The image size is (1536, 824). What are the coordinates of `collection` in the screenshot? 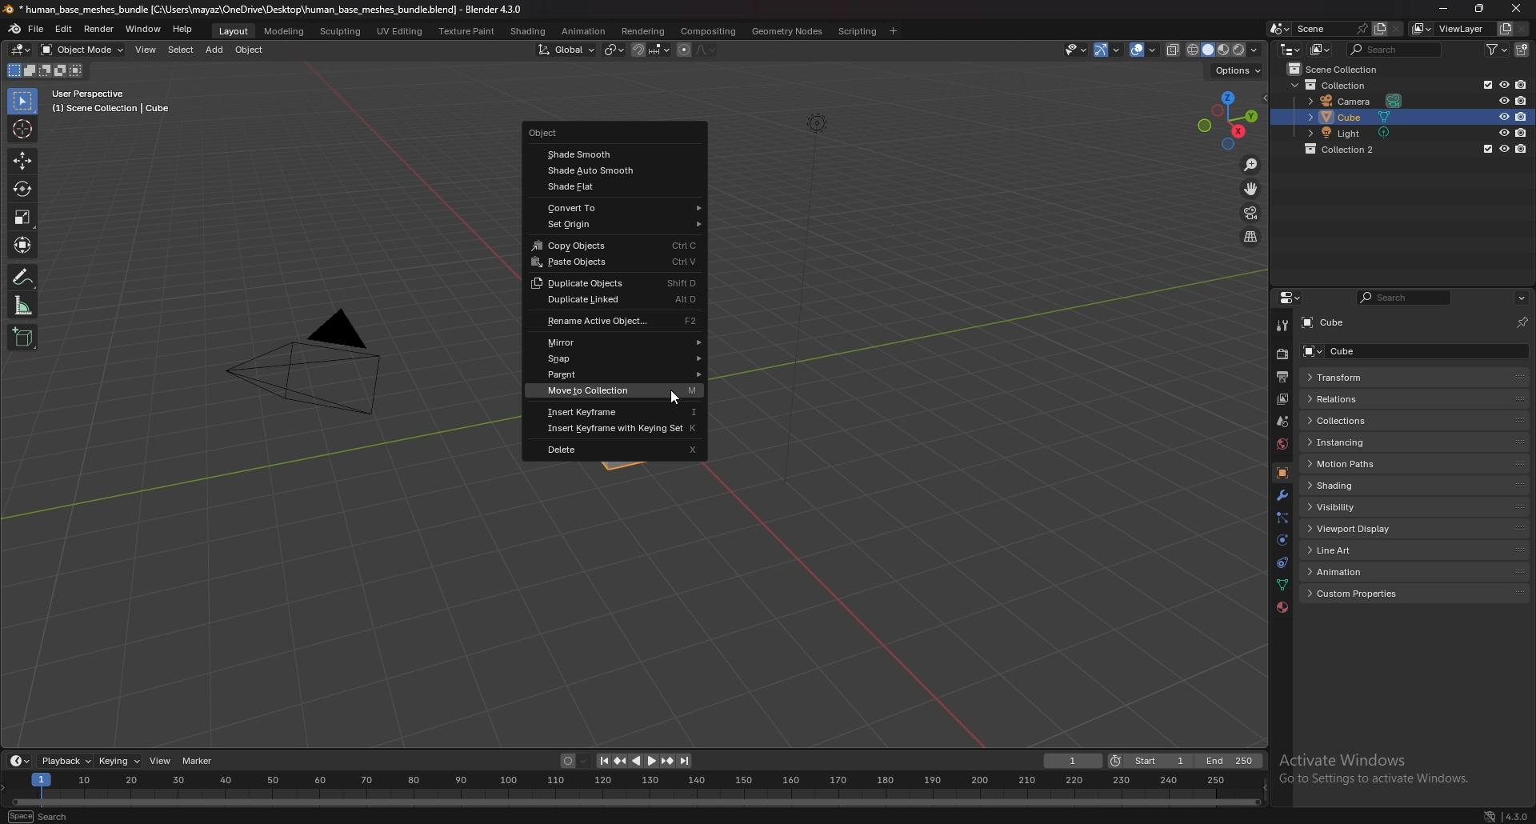 It's located at (1336, 84).